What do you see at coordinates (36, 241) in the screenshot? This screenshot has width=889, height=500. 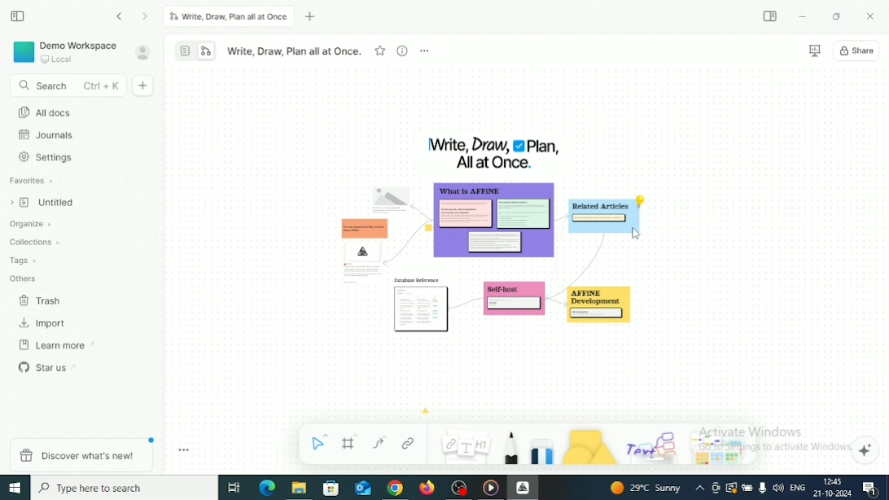 I see `Collections` at bounding box center [36, 241].